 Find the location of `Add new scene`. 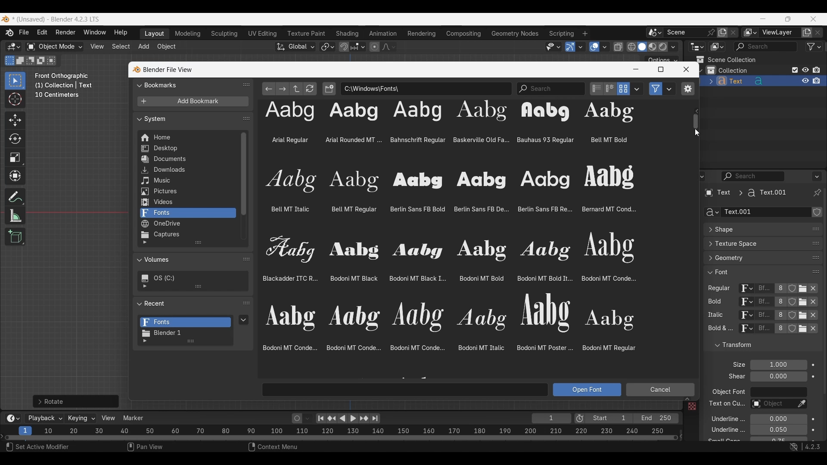

Add new scene is located at coordinates (722, 33).